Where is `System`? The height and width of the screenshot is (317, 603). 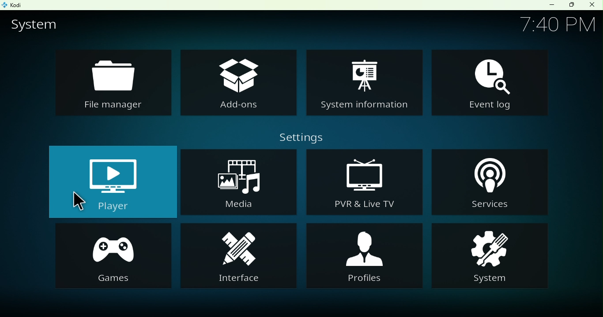
System is located at coordinates (36, 26).